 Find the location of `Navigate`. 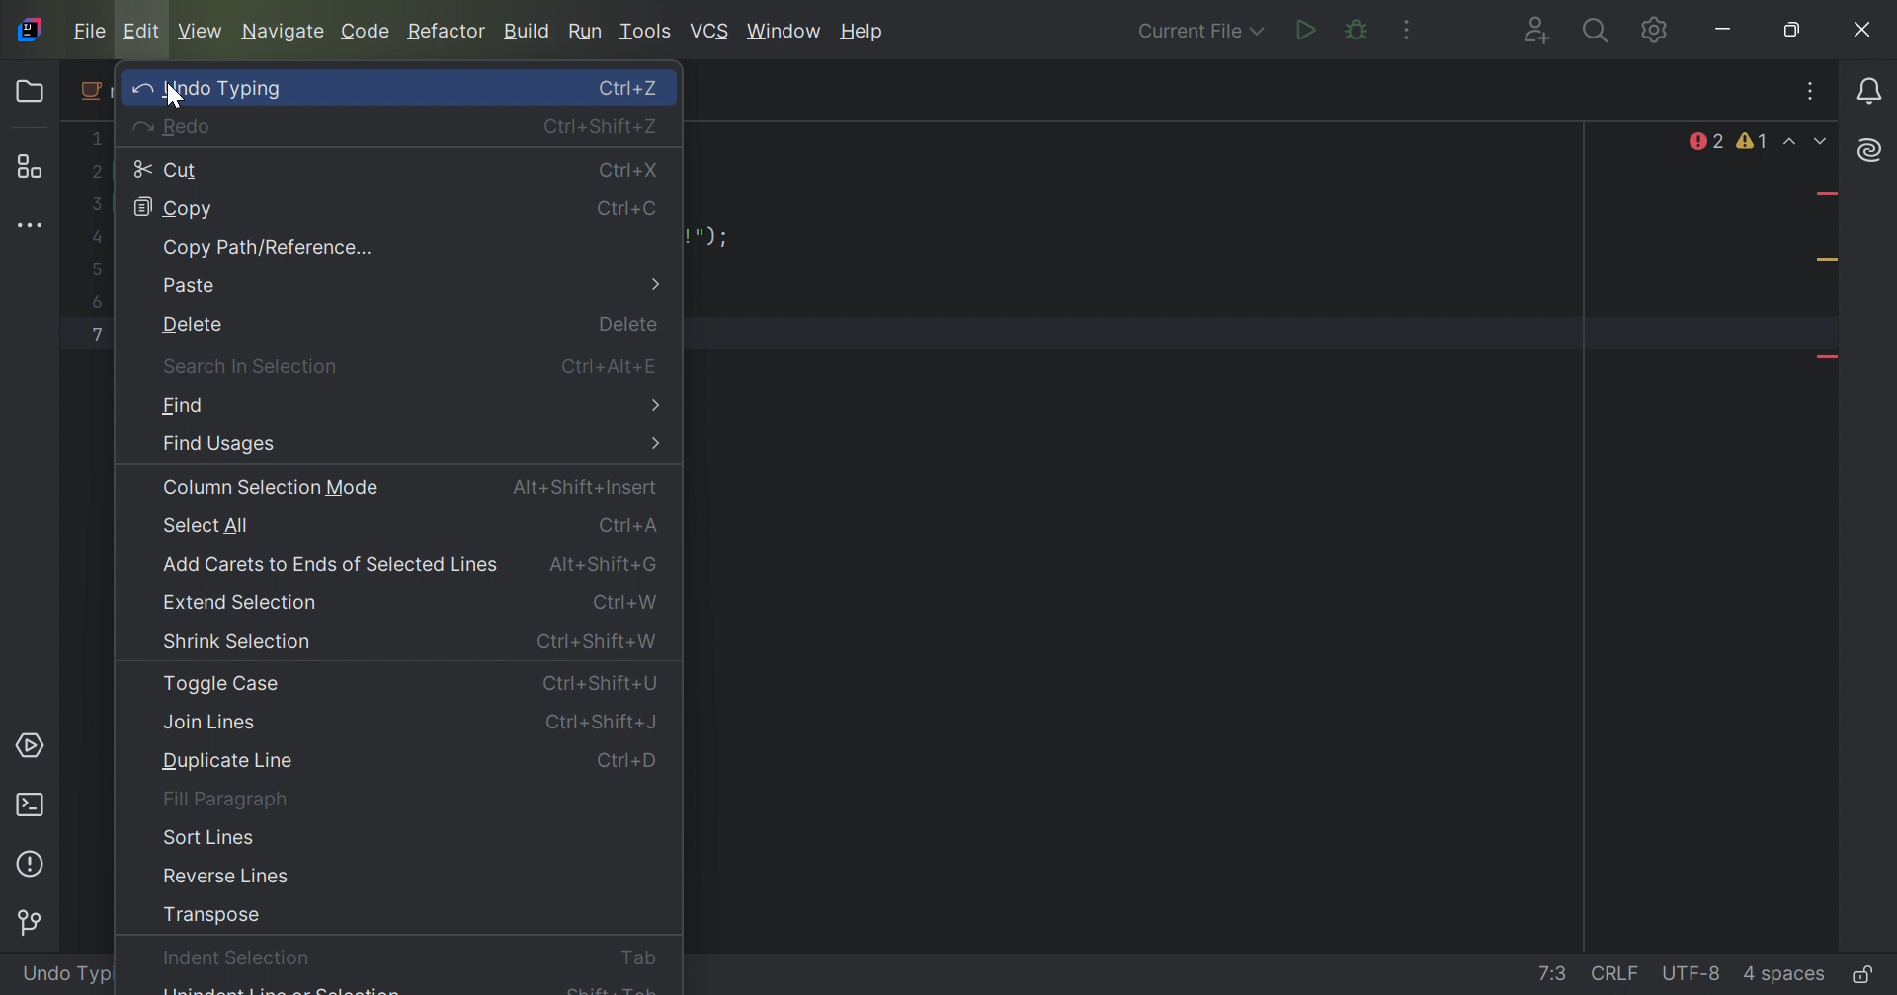

Navigate is located at coordinates (283, 30).